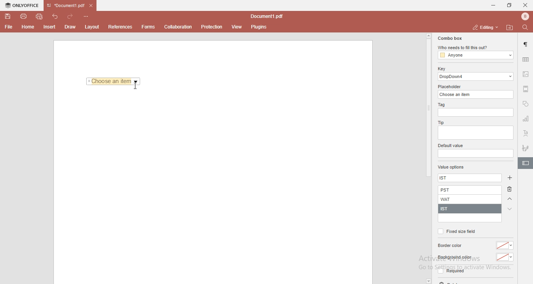 The image size is (533, 284). What do you see at coordinates (441, 69) in the screenshot?
I see `key` at bounding box center [441, 69].